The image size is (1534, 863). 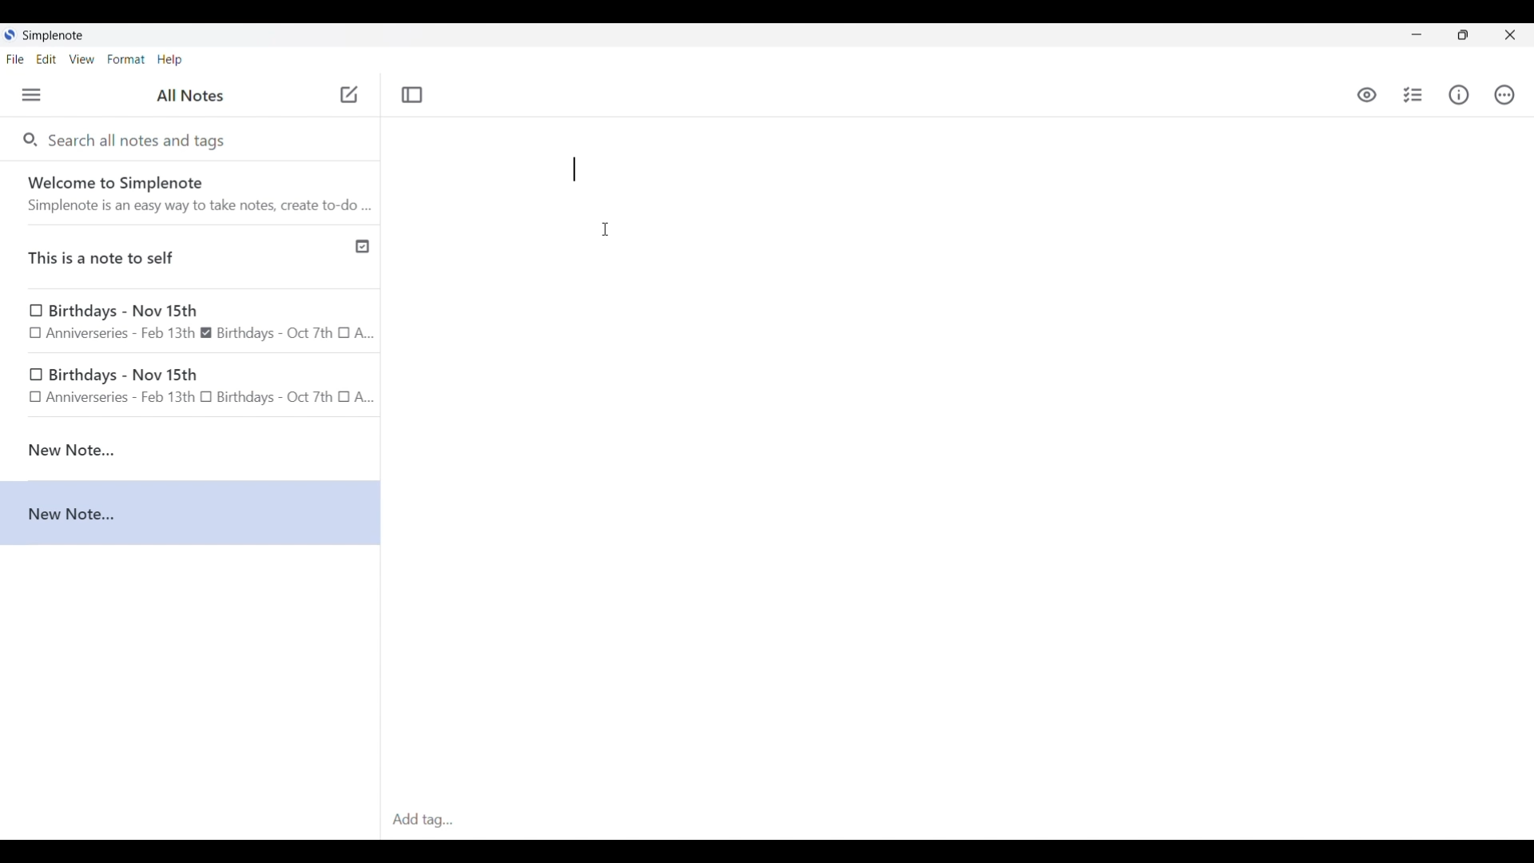 I want to click on Click to add new note, so click(x=349, y=94).